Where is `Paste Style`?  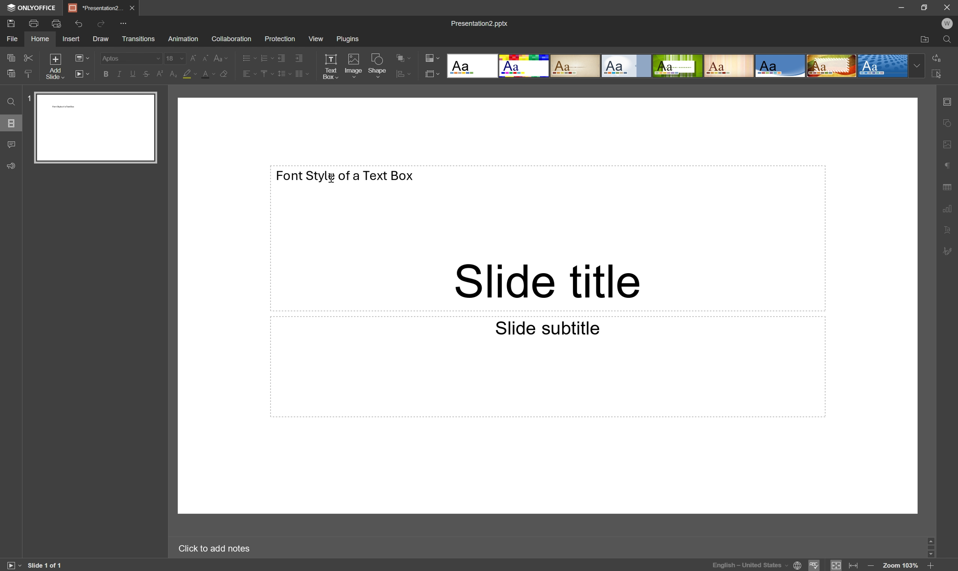 Paste Style is located at coordinates (29, 73).